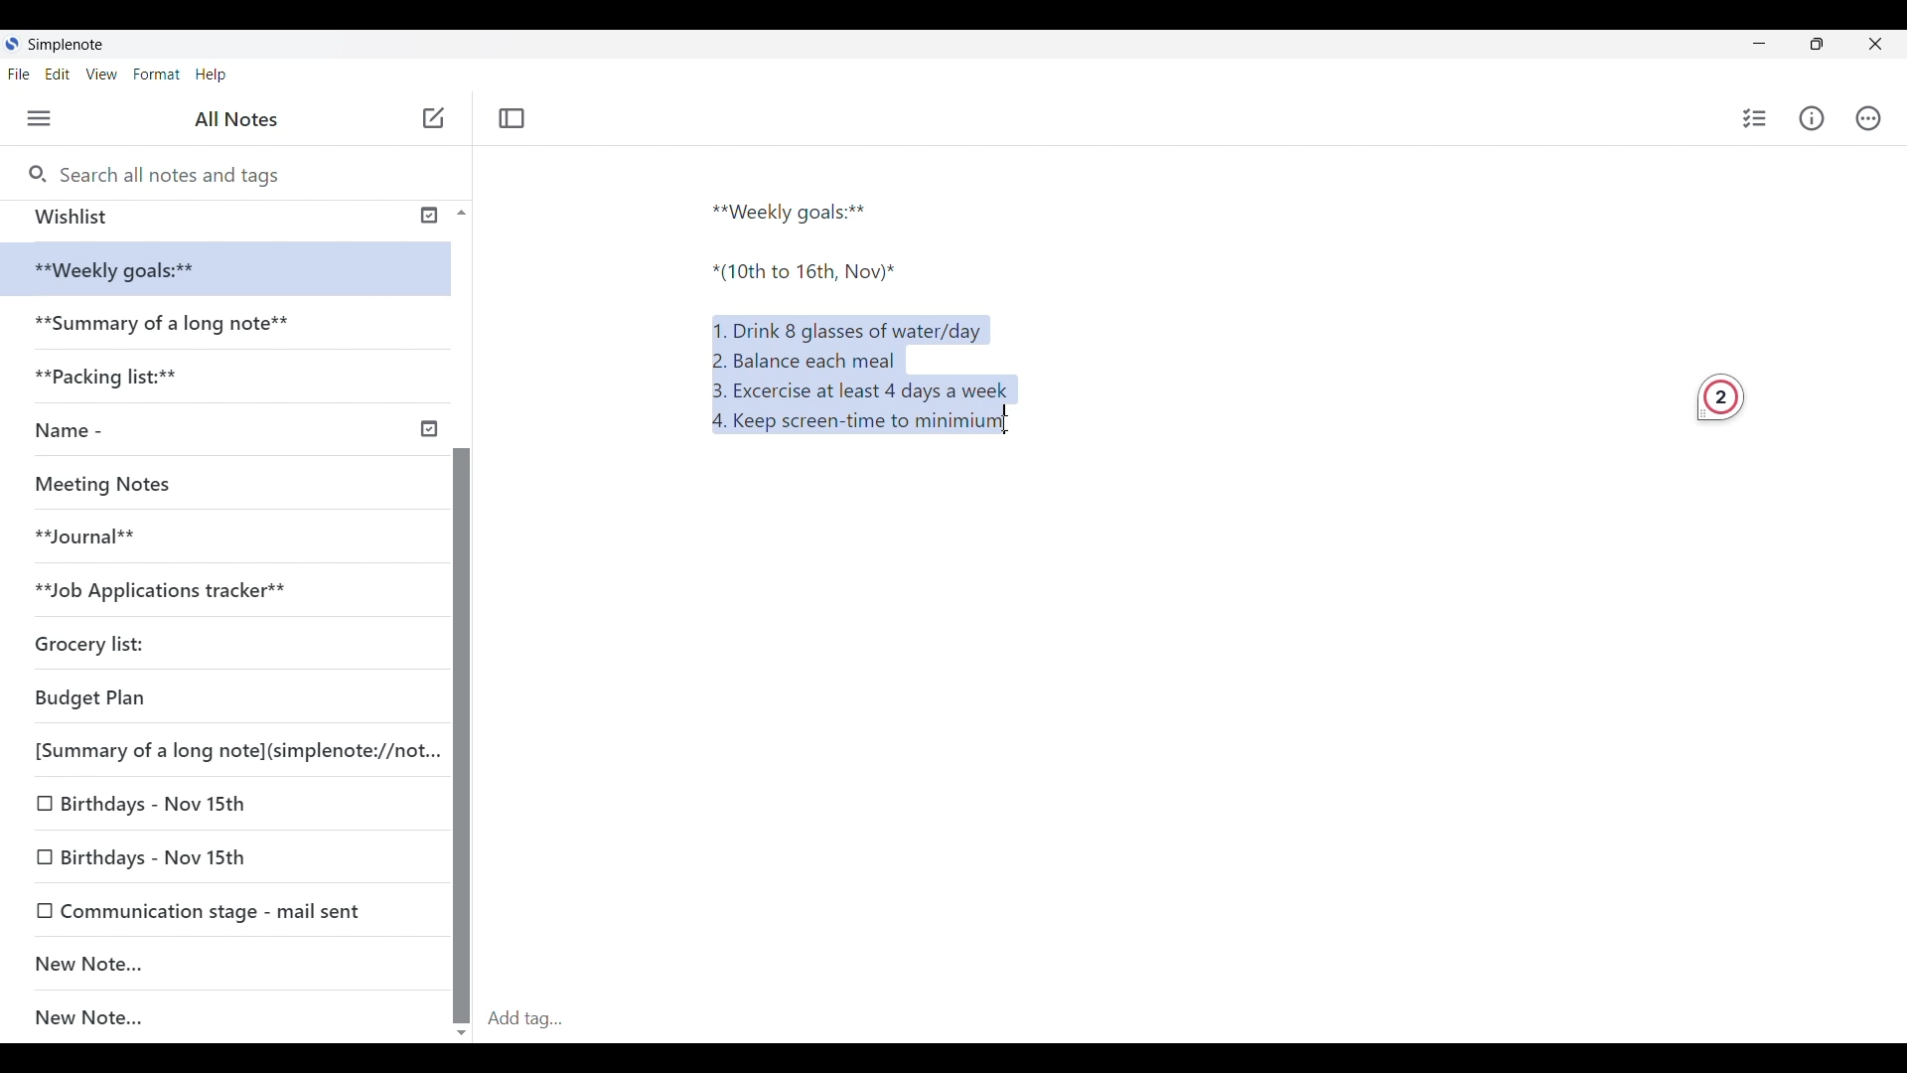  I want to click on Grammarly assist bubble, so click(1712, 394).